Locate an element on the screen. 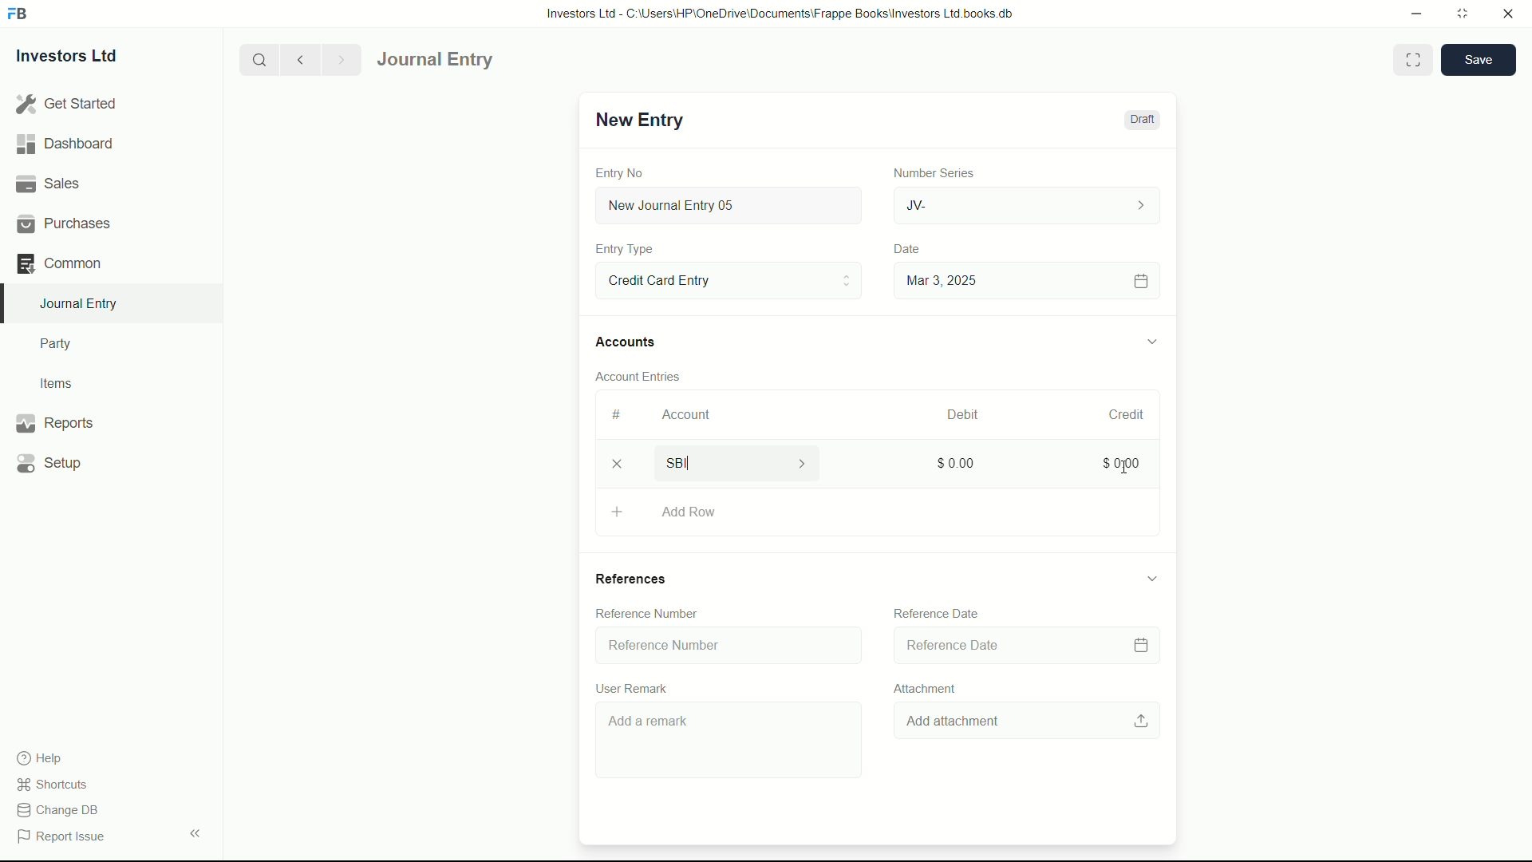 This screenshot has height=862, width=1532. Next is located at coordinates (338, 59).